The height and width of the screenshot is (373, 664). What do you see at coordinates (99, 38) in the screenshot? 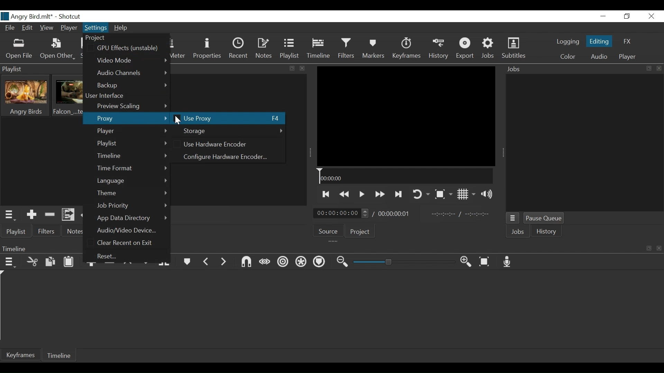
I see `Project` at bounding box center [99, 38].